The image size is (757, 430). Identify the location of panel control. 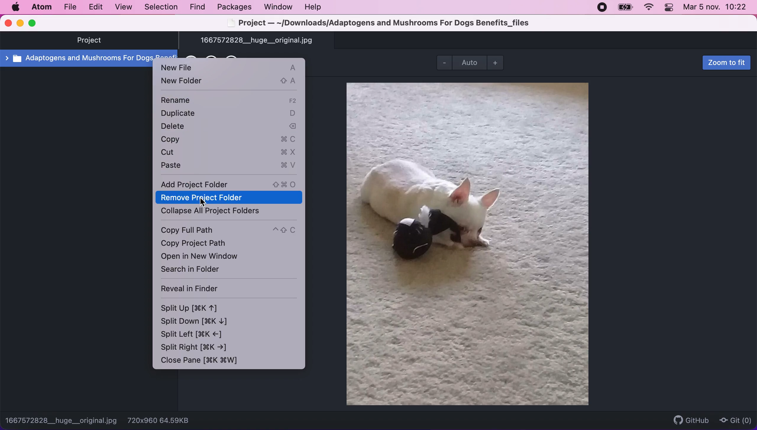
(668, 8).